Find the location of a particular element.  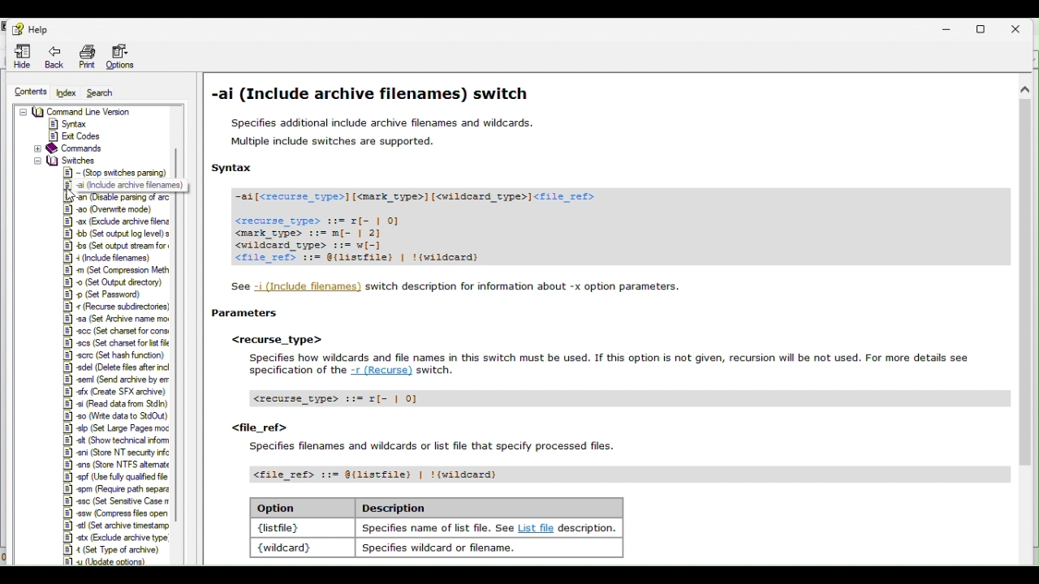

Command Line Version is located at coordinates (80, 111).